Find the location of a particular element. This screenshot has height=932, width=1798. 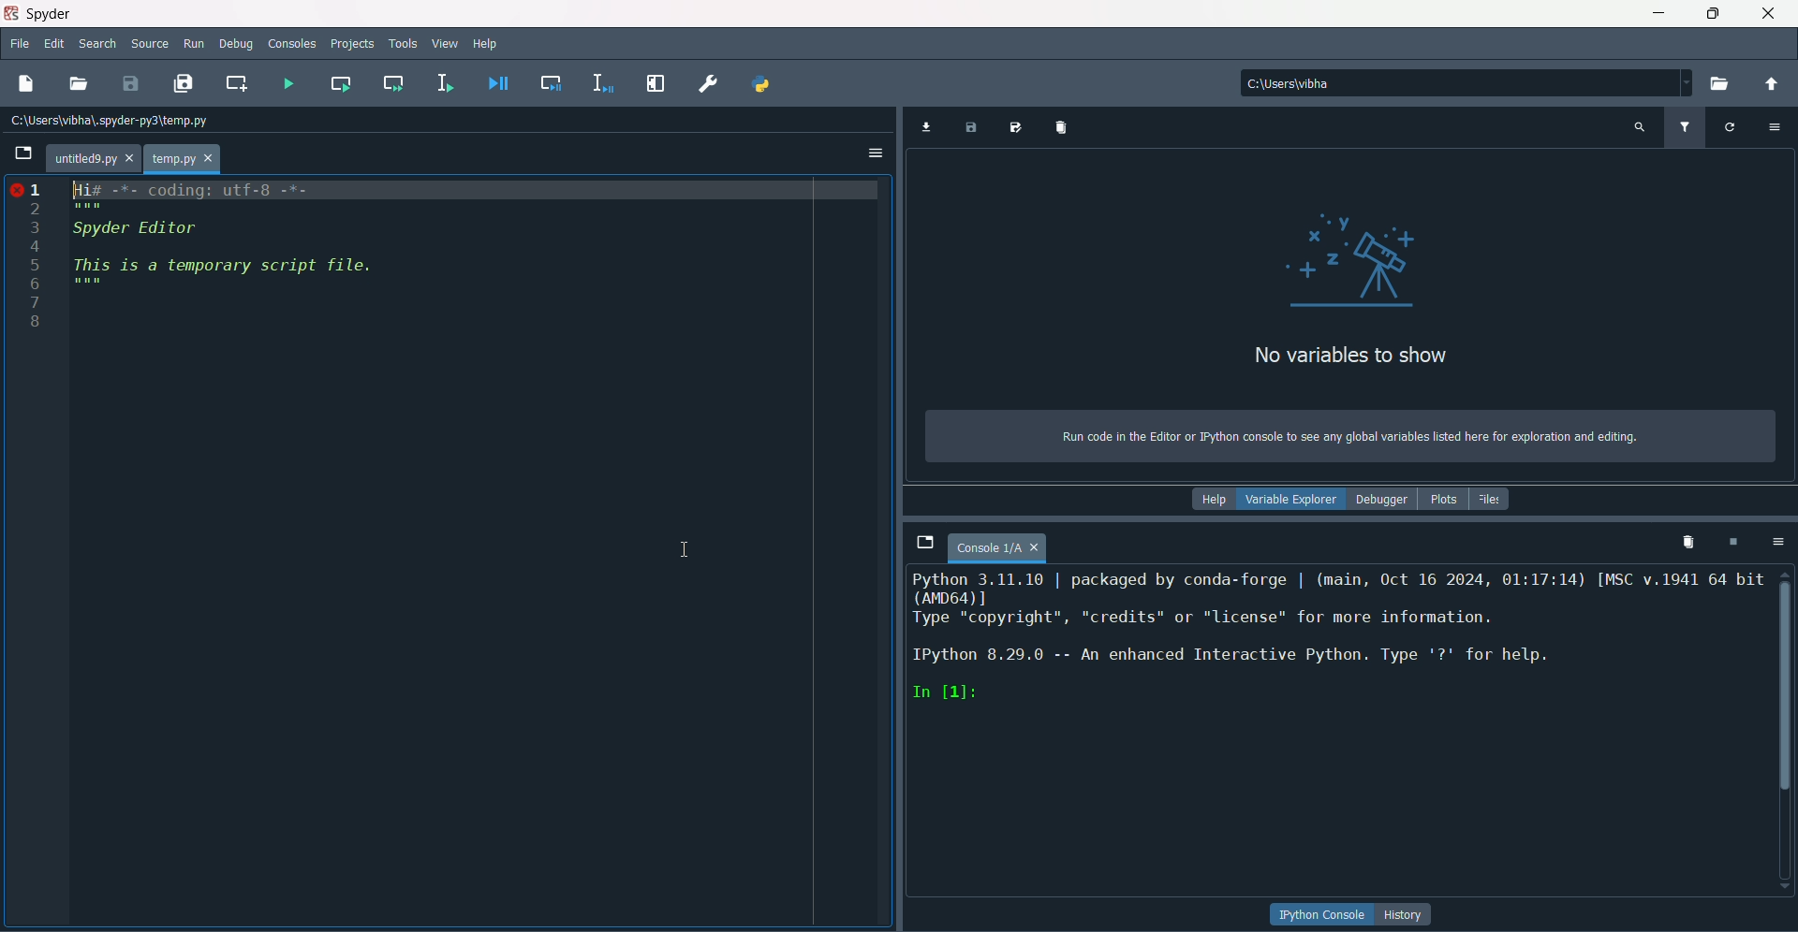

close is located at coordinates (1768, 13).